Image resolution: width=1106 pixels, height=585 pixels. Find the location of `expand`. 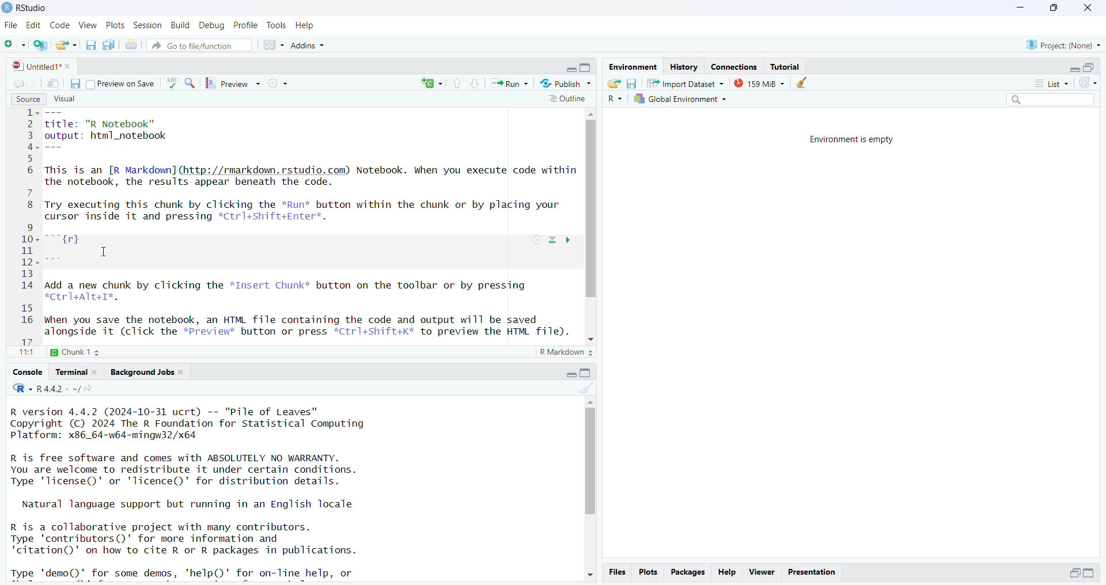

expand is located at coordinates (569, 70).